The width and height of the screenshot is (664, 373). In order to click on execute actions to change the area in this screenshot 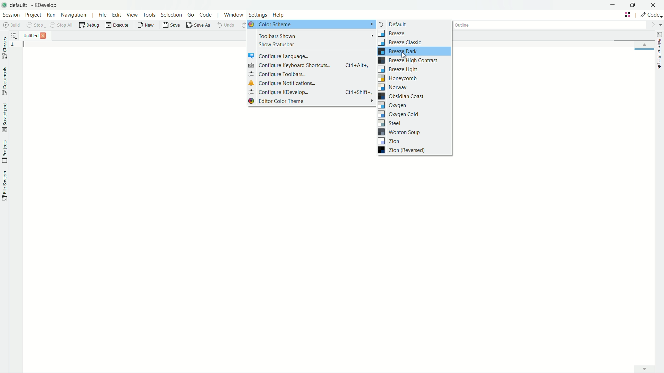, I will do `click(651, 15)`.